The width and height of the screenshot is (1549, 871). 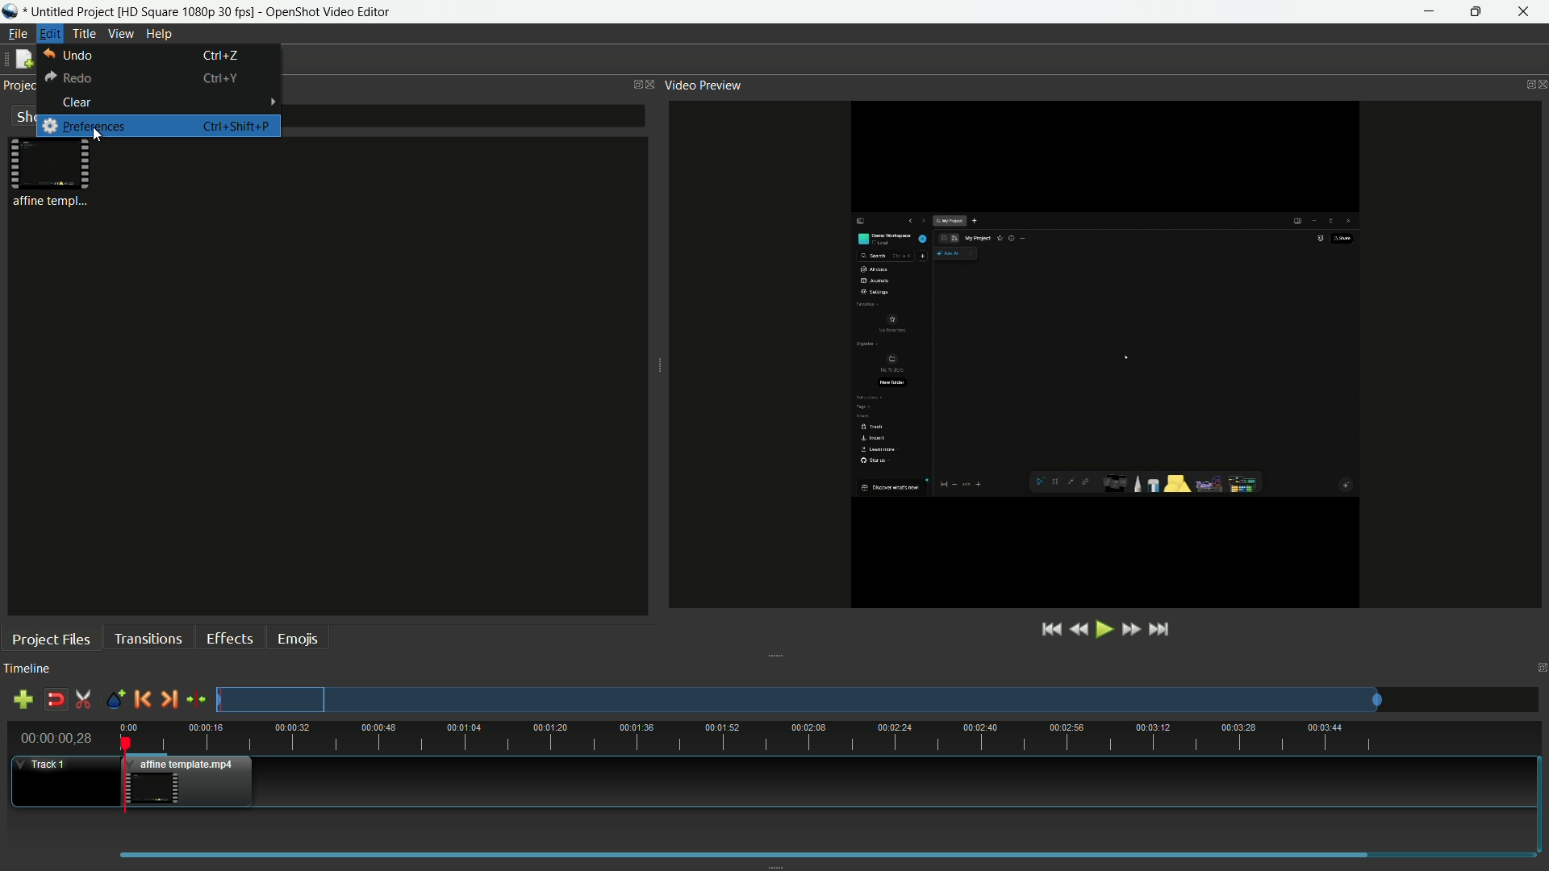 I want to click on redo, so click(x=72, y=79).